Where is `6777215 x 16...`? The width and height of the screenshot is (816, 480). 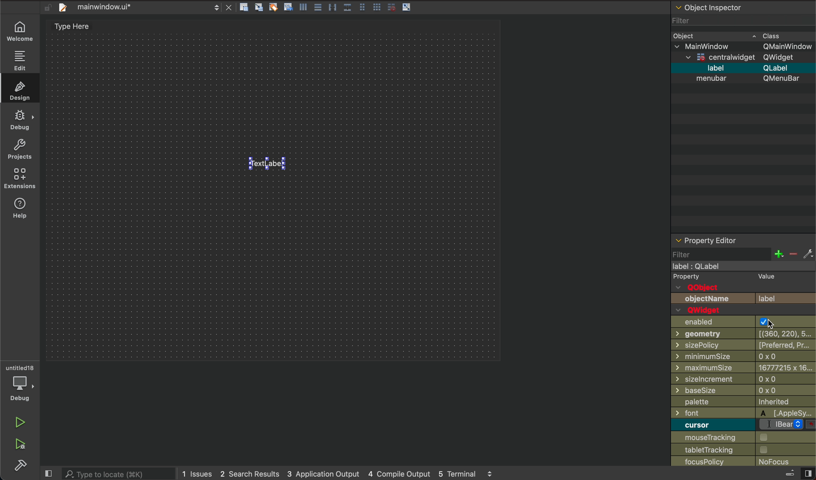 6777215 x 16... is located at coordinates (784, 368).